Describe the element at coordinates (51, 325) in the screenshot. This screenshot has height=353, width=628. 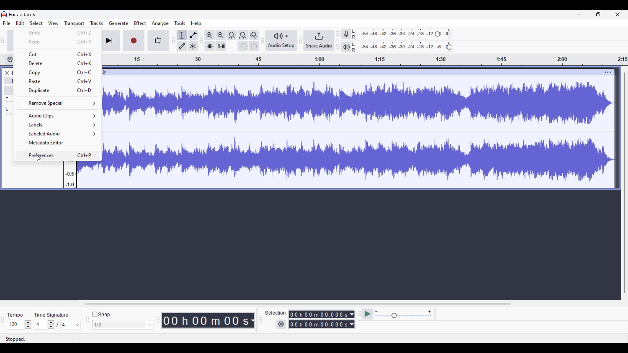
I see `Increase/Decrease time signature` at that location.